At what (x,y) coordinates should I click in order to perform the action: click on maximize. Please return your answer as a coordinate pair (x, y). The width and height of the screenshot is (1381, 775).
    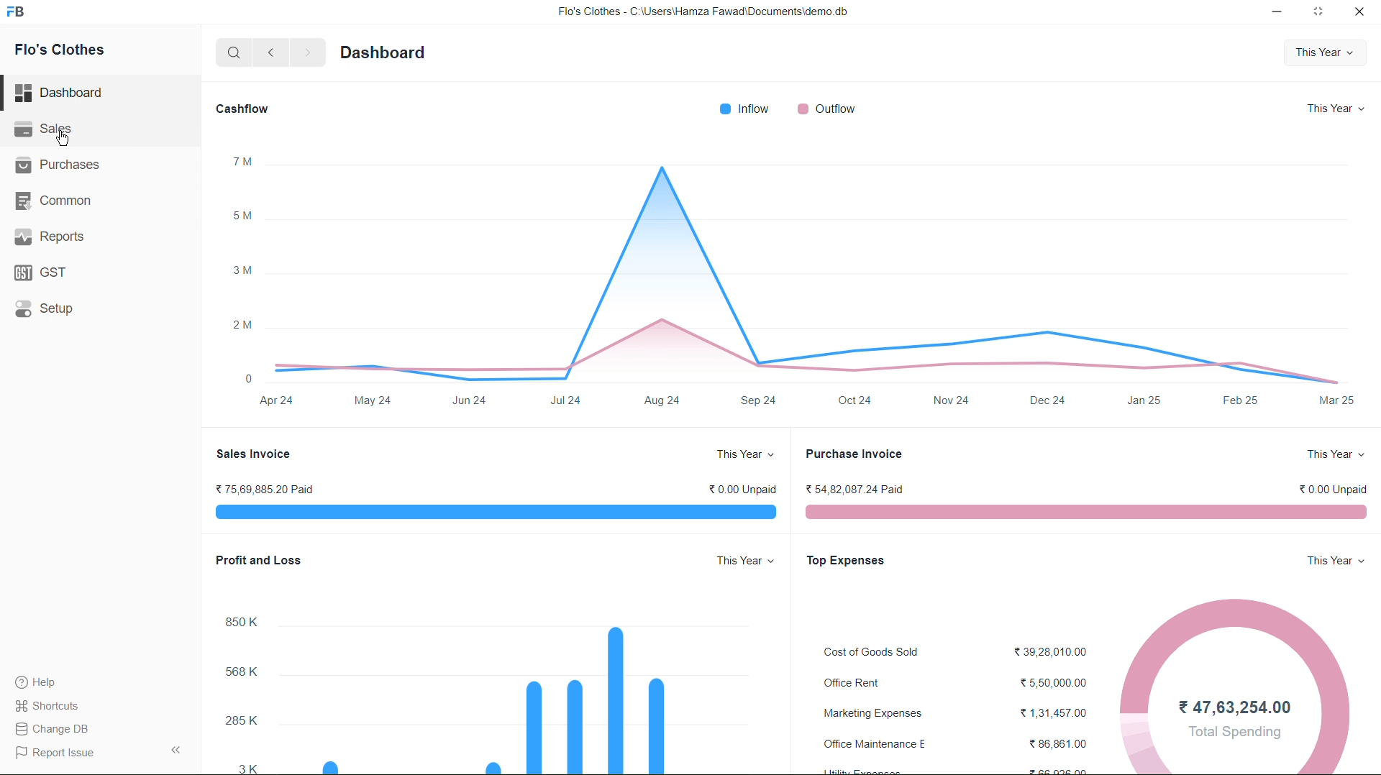
    Looking at the image, I should click on (1320, 13).